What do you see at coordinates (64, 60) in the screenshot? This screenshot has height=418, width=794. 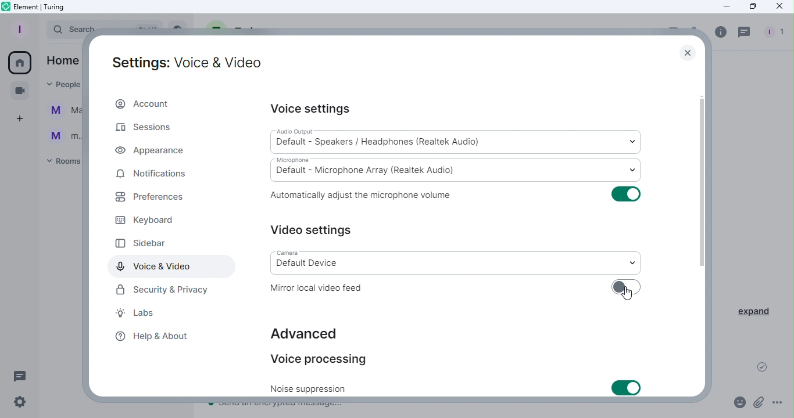 I see `Home` at bounding box center [64, 60].